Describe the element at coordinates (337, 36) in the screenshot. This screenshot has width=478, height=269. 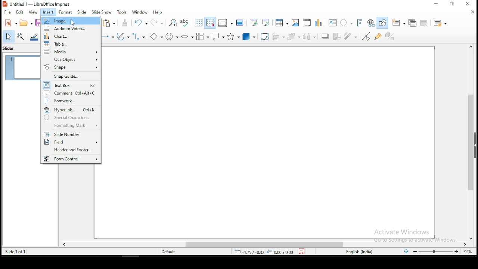
I see `shadow` at that location.